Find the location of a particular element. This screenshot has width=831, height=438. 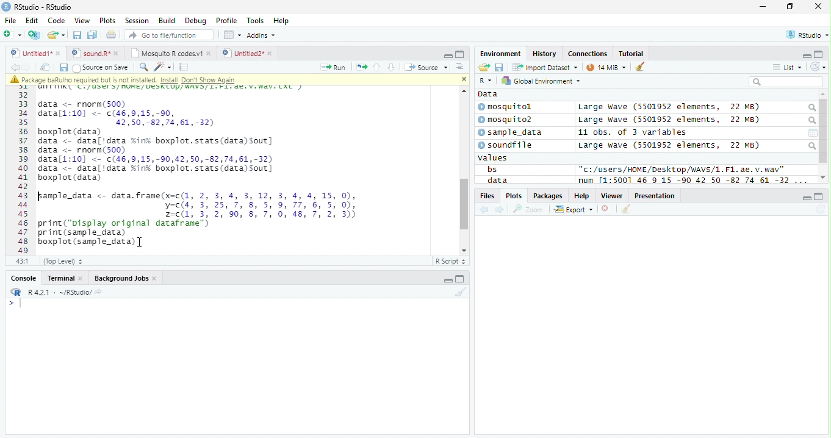

Packages is located at coordinates (549, 196).